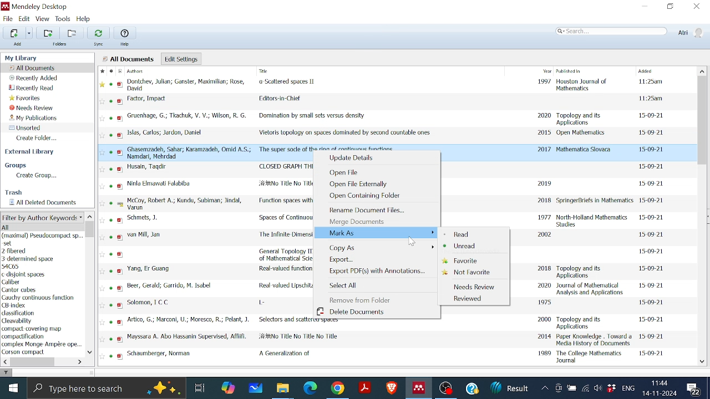 The image size is (710, 399). I want to click on document, so click(602, 321).